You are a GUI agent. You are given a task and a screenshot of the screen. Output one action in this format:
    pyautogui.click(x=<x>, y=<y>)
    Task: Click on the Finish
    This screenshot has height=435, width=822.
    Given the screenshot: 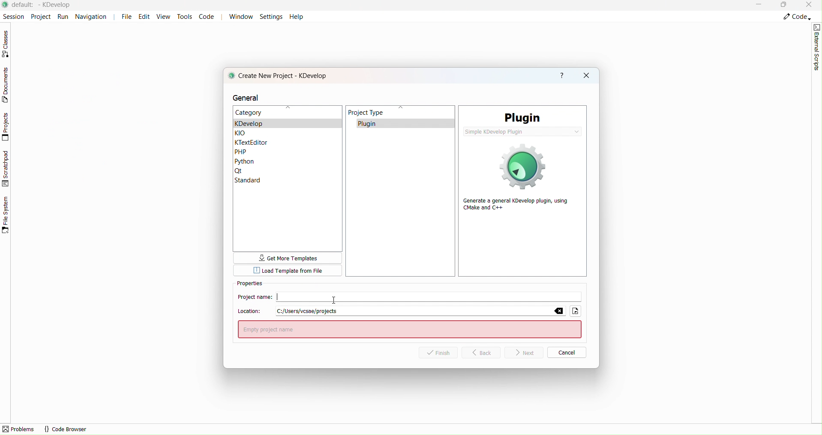 What is the action you would take?
    pyautogui.click(x=441, y=354)
    